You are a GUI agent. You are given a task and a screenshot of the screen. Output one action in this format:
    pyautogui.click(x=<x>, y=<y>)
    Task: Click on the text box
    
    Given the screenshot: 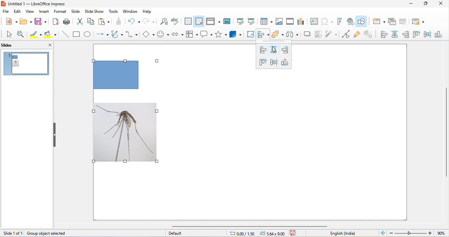 What is the action you would take?
    pyautogui.click(x=314, y=21)
    